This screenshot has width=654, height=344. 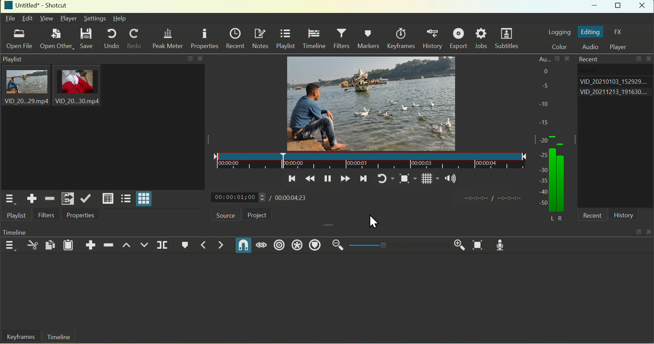 I want to click on Play;ist menu, so click(x=9, y=199).